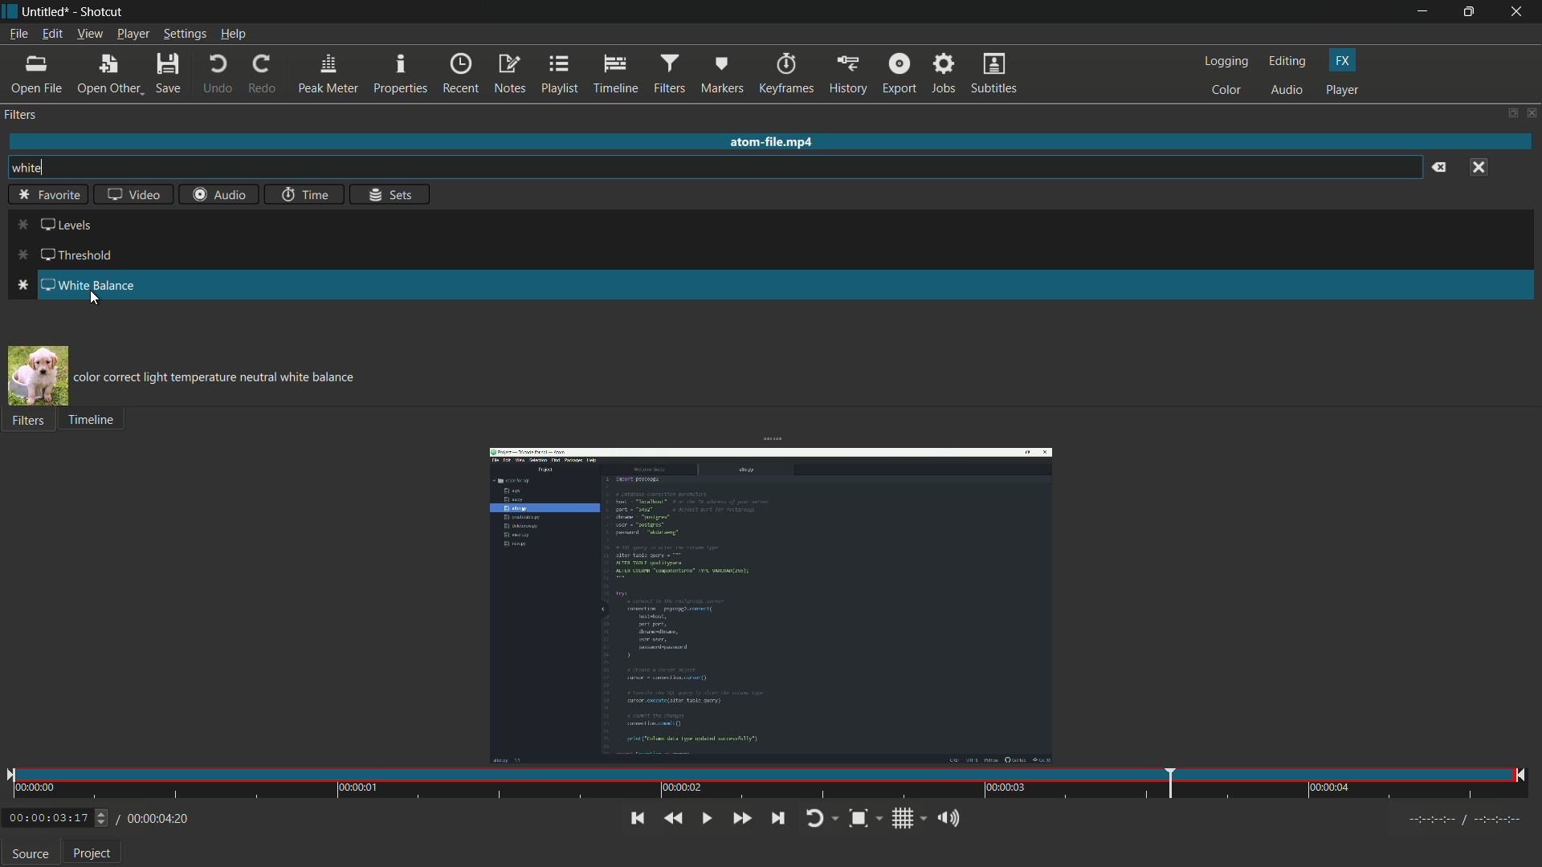 The image size is (1542, 867). What do you see at coordinates (46, 167) in the screenshot?
I see `white` at bounding box center [46, 167].